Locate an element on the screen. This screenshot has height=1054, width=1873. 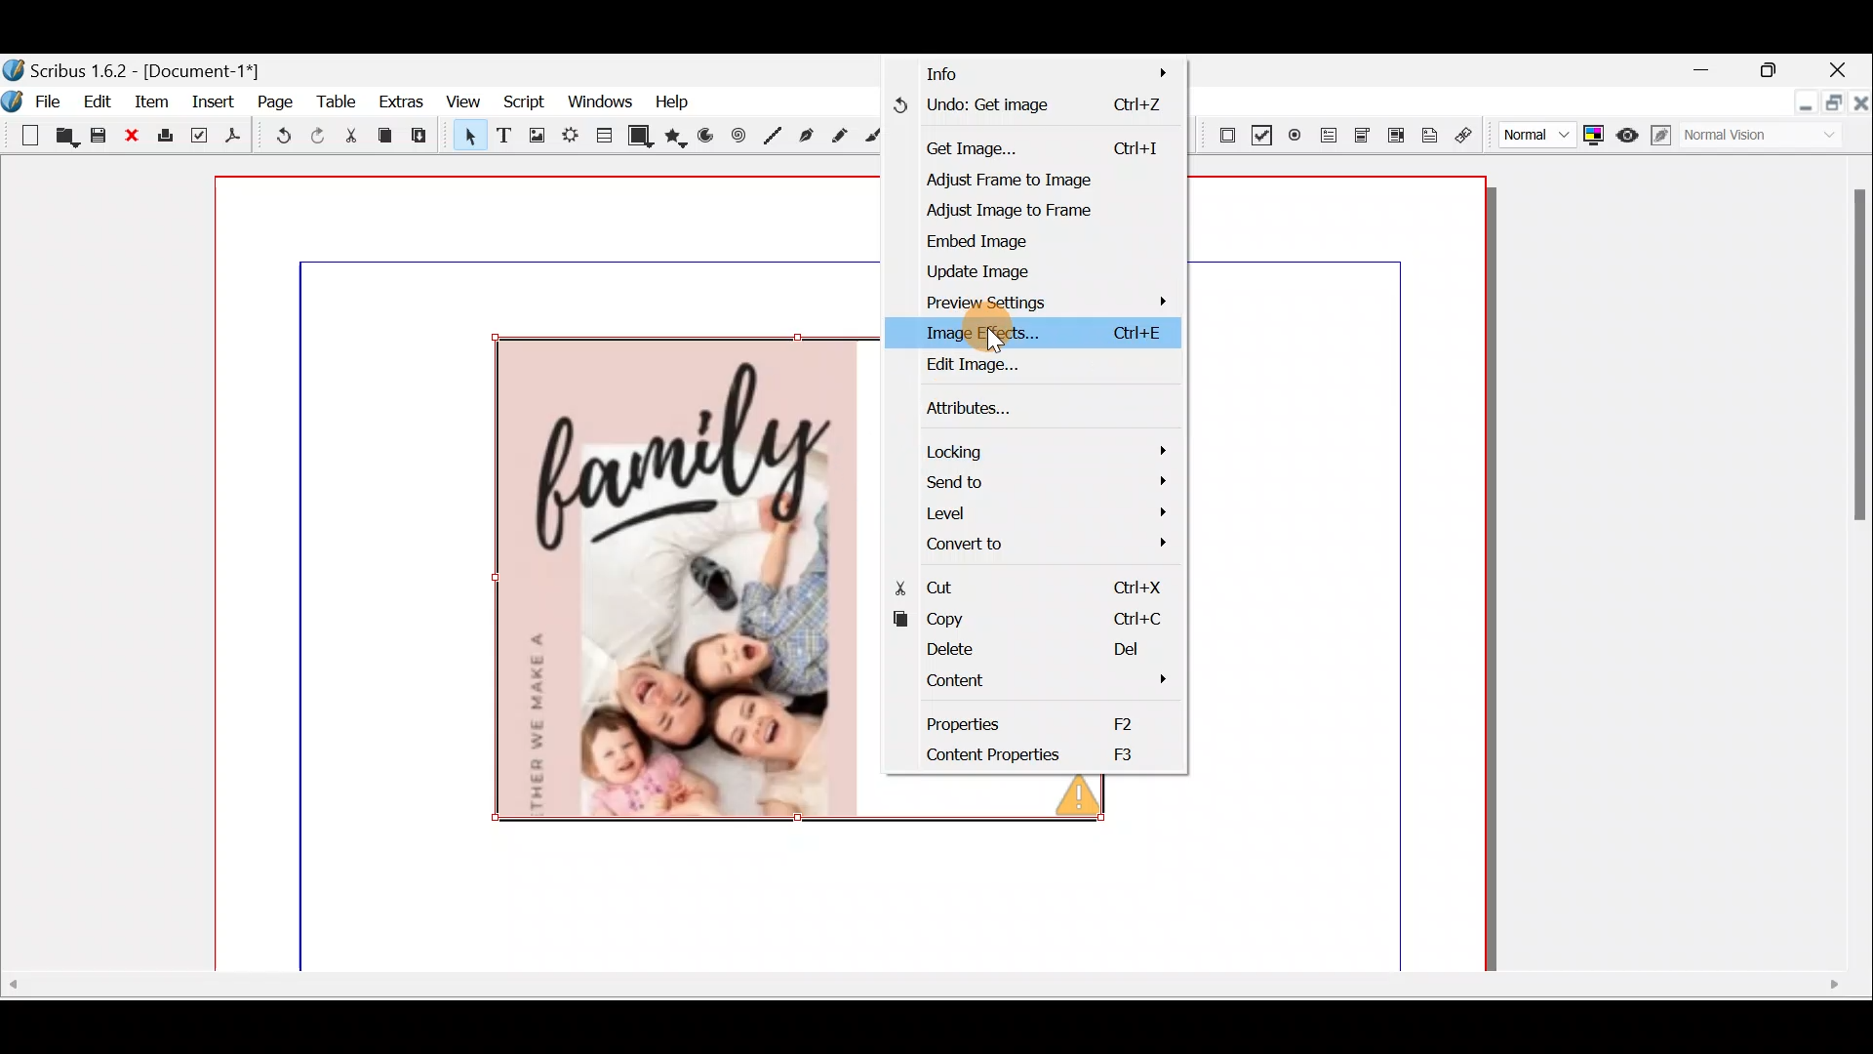
Select item is located at coordinates (465, 139).